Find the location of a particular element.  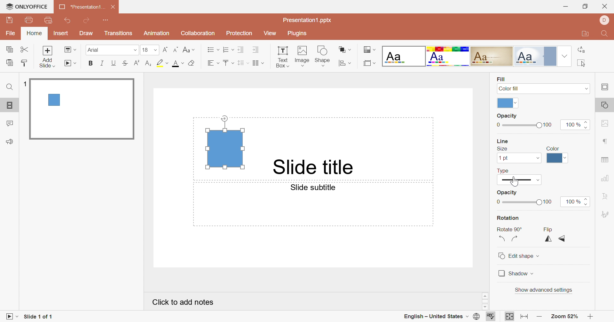

Font is located at coordinates (112, 49).